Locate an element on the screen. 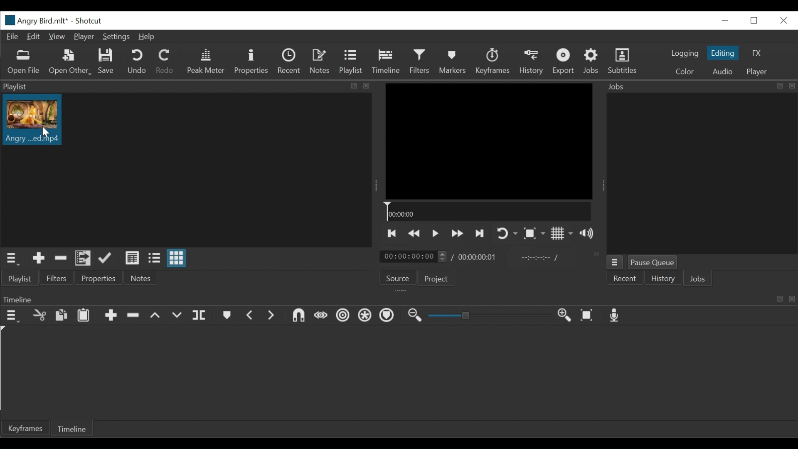 This screenshot has height=449, width=798. Playlist is located at coordinates (350, 61).